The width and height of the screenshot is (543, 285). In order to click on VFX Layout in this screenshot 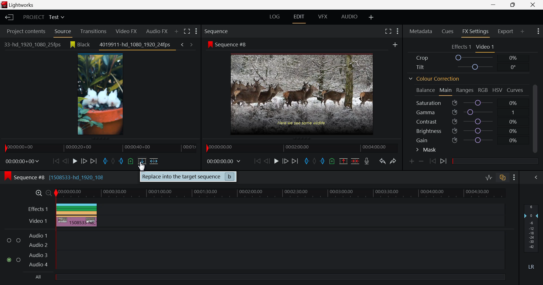, I will do `click(323, 16)`.